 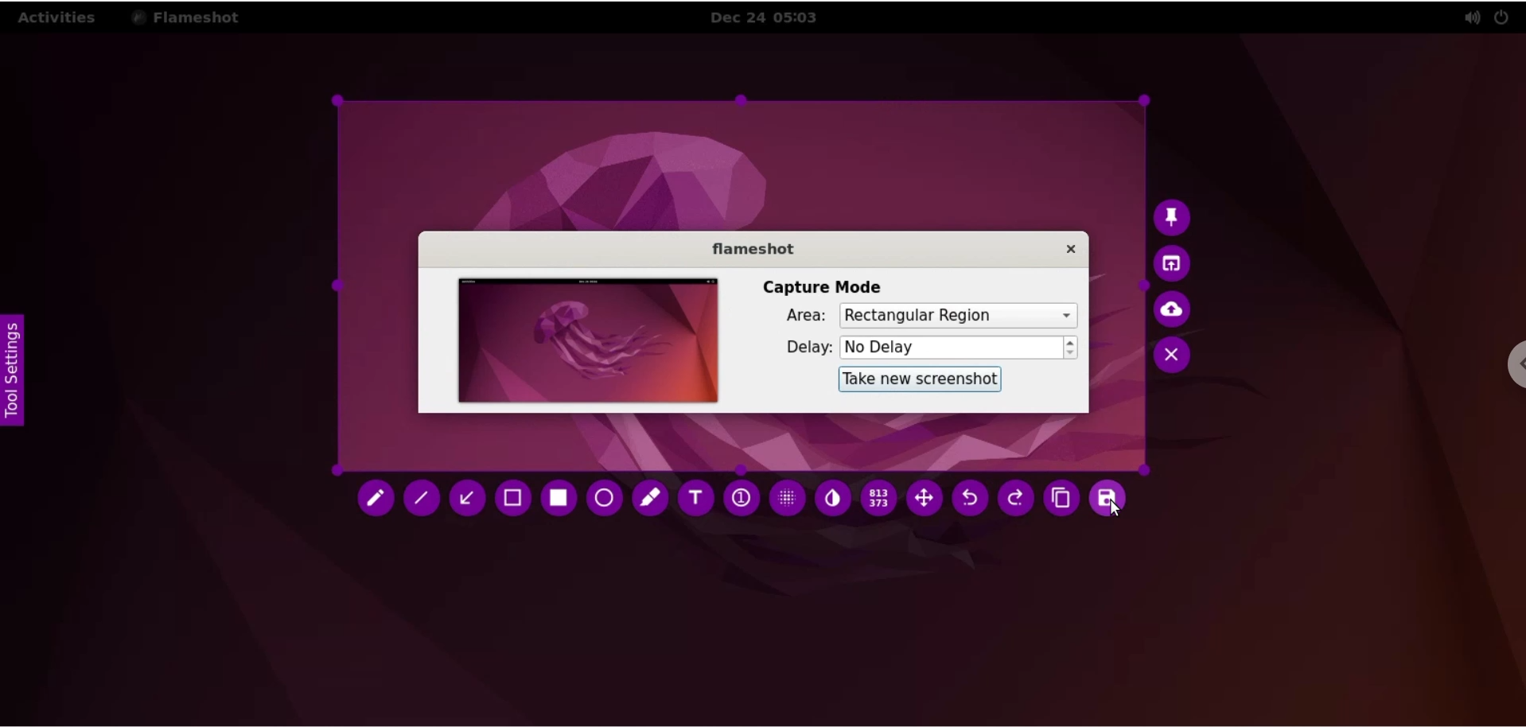 What do you see at coordinates (1178, 266) in the screenshot?
I see `choose app to open` at bounding box center [1178, 266].